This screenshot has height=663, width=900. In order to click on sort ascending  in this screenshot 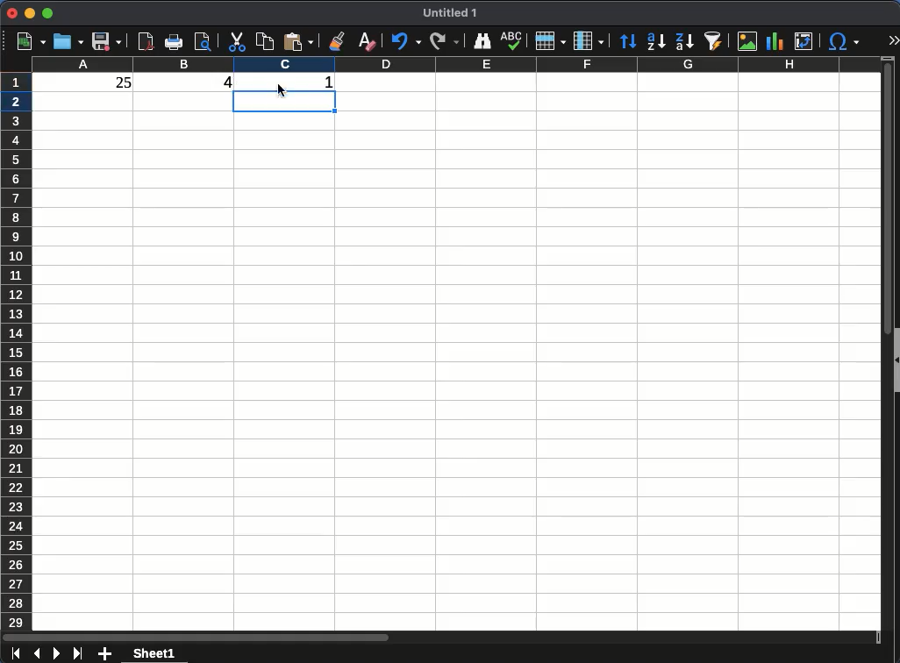, I will do `click(656, 43)`.